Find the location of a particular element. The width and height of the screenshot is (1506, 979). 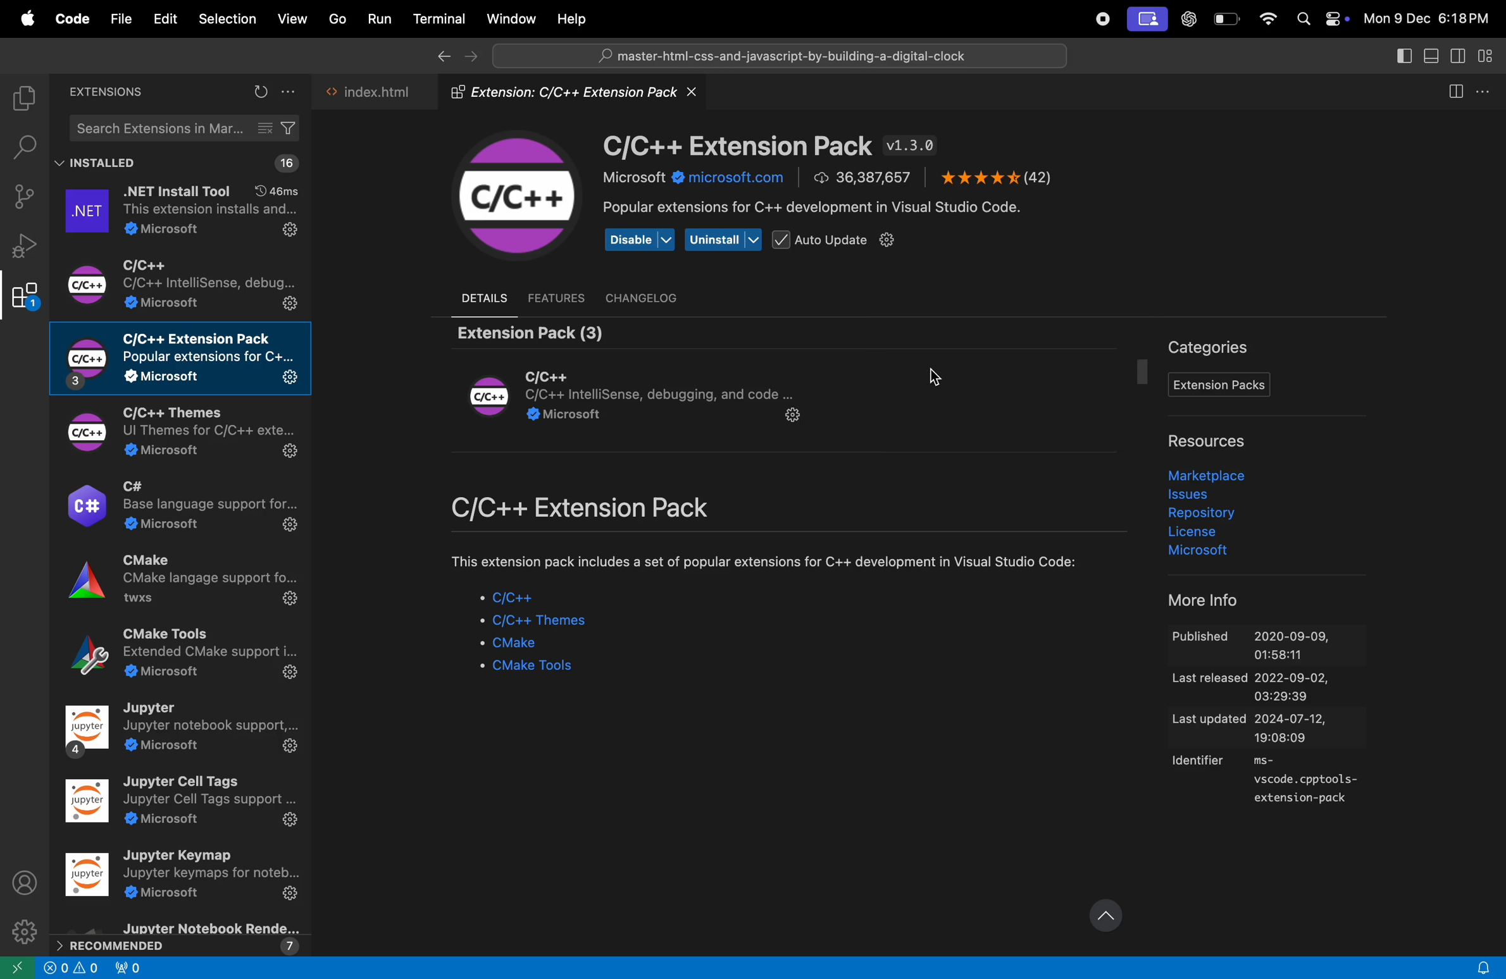

more info is located at coordinates (1214, 600).